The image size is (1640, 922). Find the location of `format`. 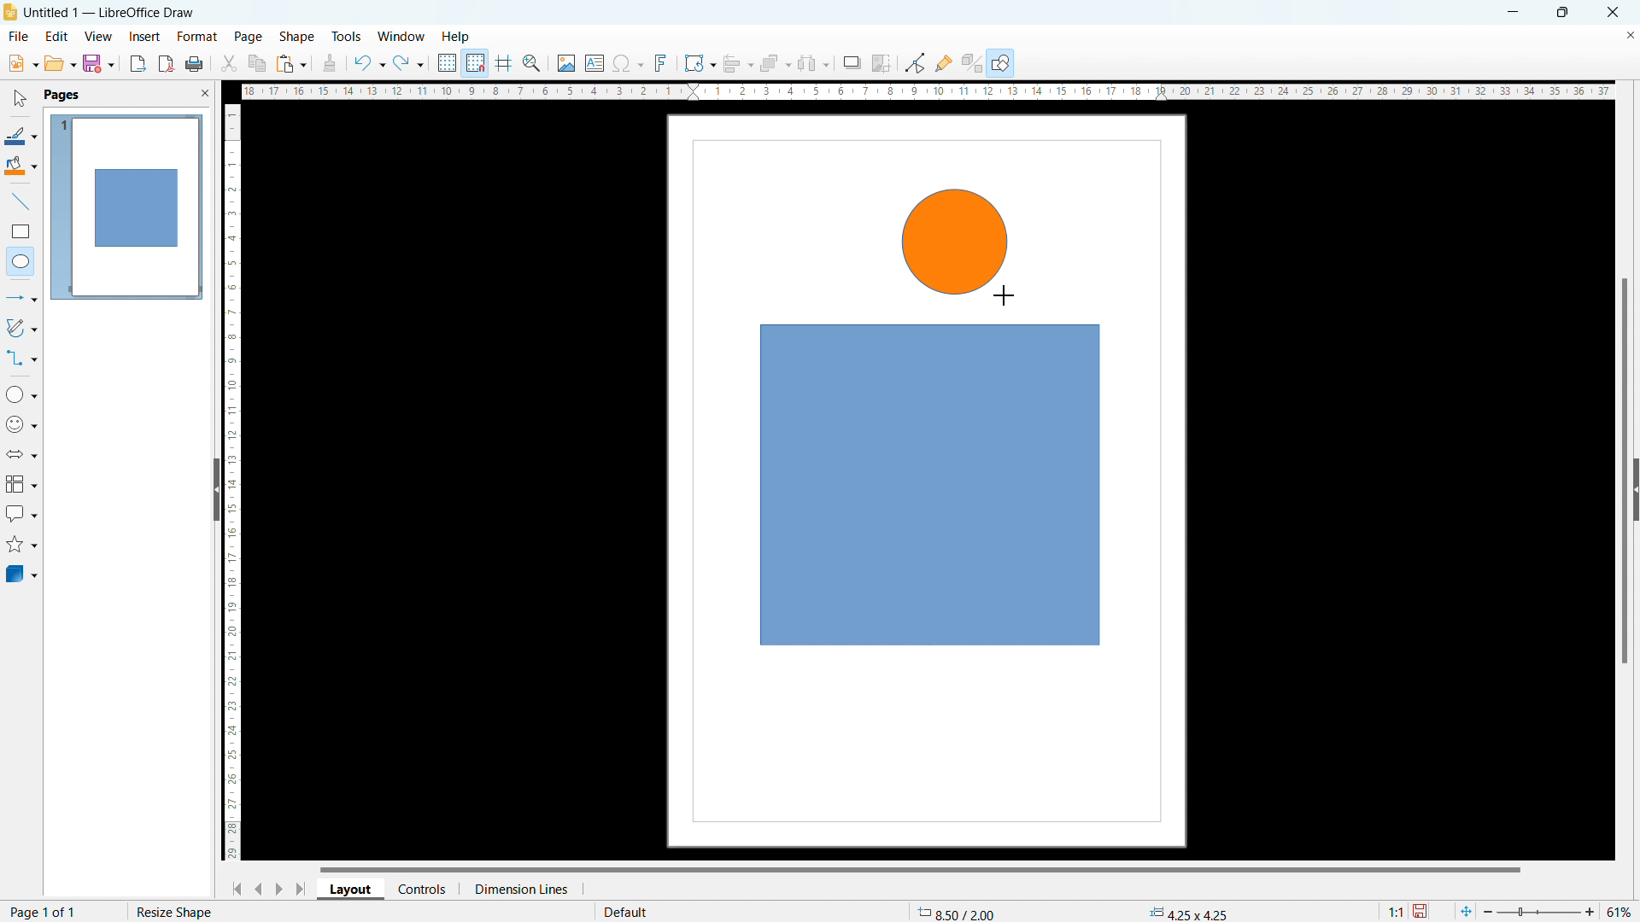

format is located at coordinates (196, 38).